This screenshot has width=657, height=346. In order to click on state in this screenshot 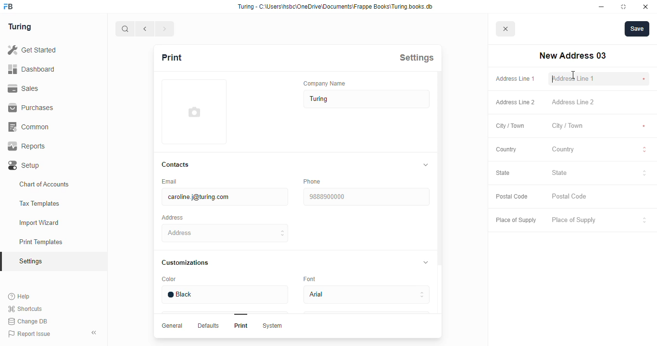, I will do `click(599, 174)`.